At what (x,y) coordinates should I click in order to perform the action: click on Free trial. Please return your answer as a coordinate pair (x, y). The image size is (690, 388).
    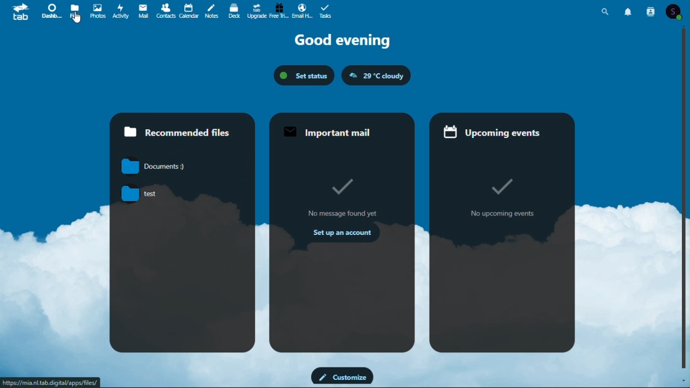
    Looking at the image, I should click on (280, 9).